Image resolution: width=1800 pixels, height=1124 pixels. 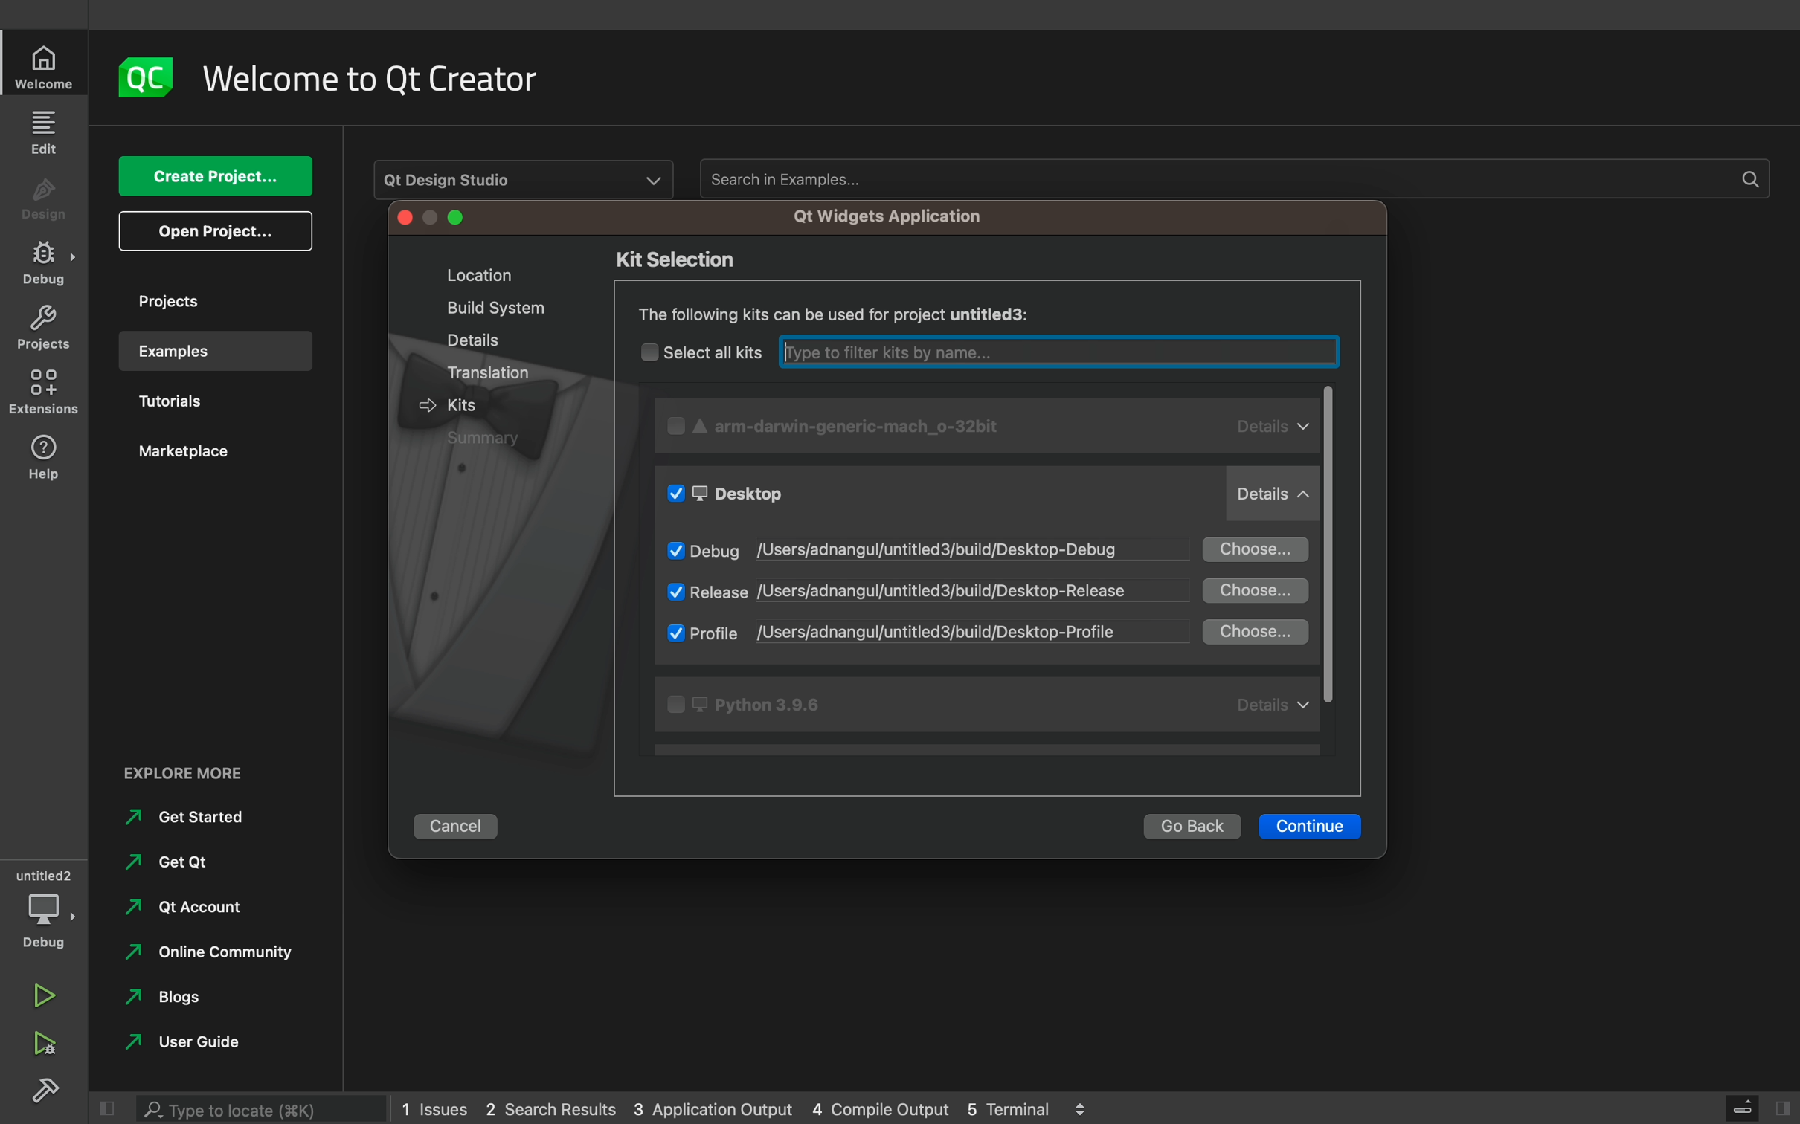 I want to click on build system, so click(x=479, y=309).